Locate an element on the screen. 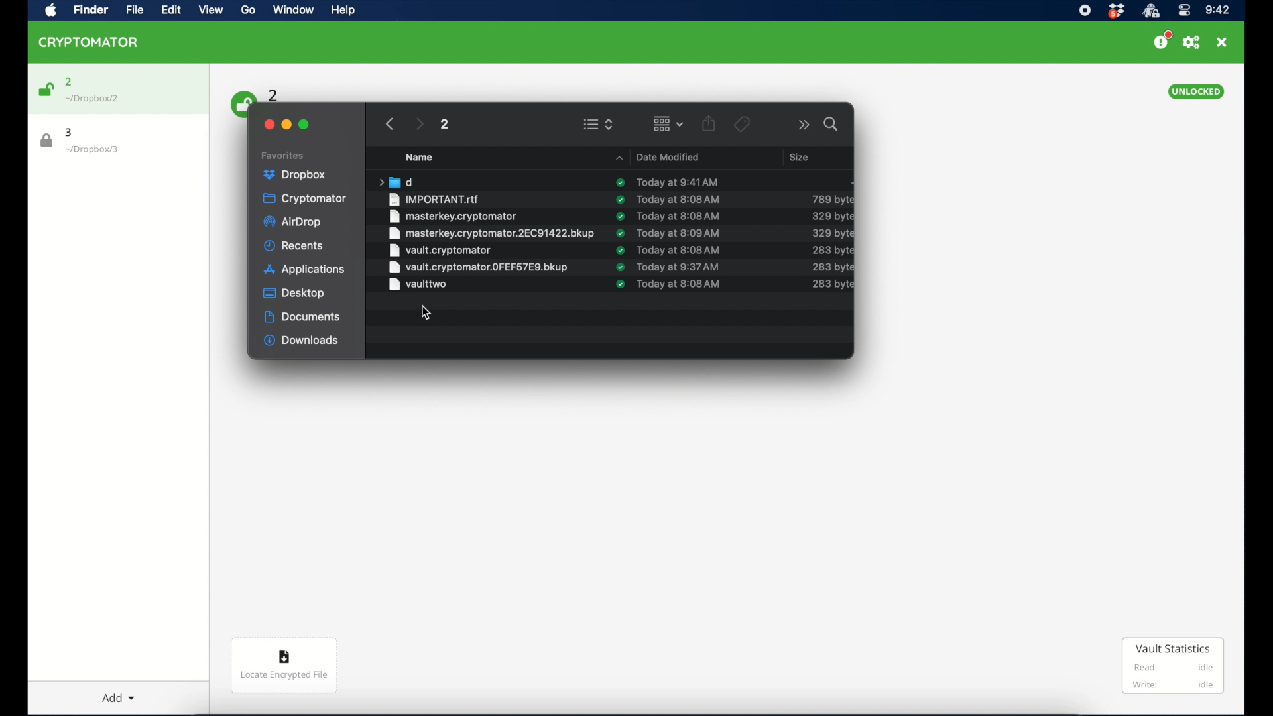 The image size is (1273, 716). unlock  icon is located at coordinates (45, 89).